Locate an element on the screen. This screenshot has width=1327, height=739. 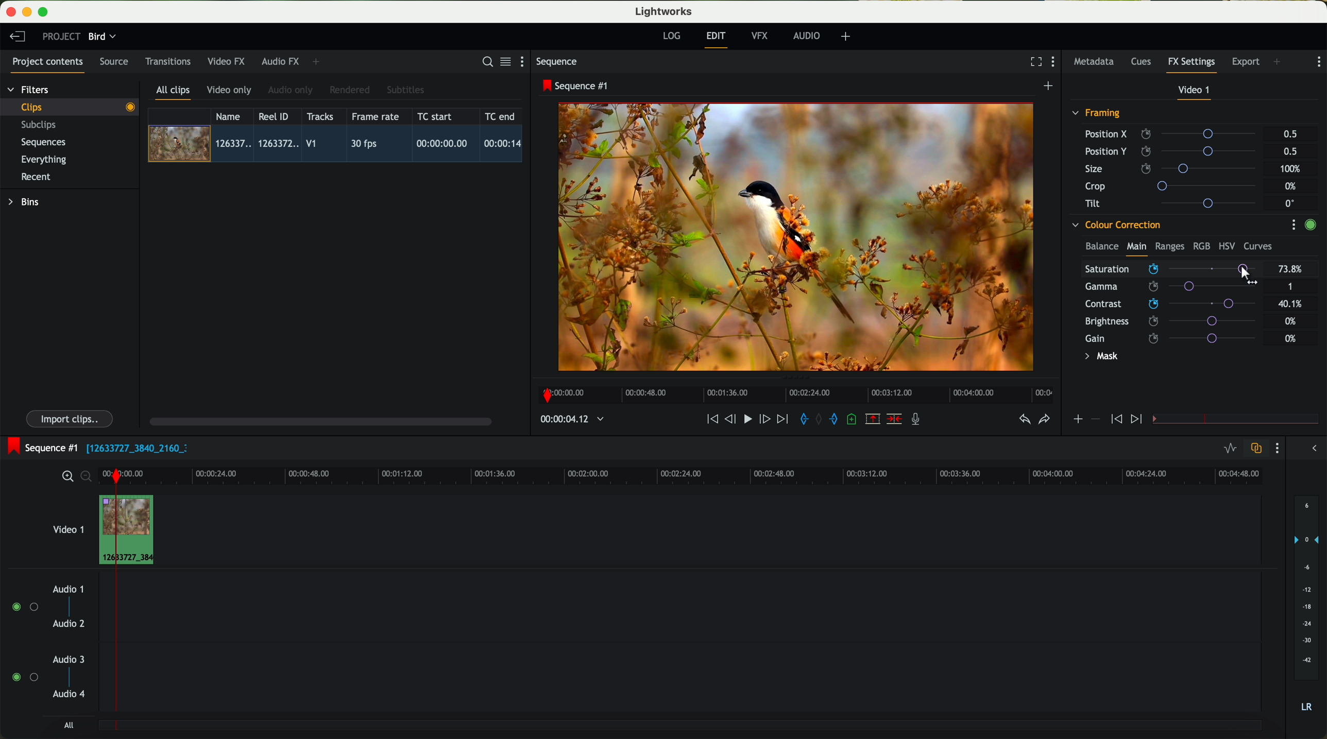
filters is located at coordinates (29, 89).